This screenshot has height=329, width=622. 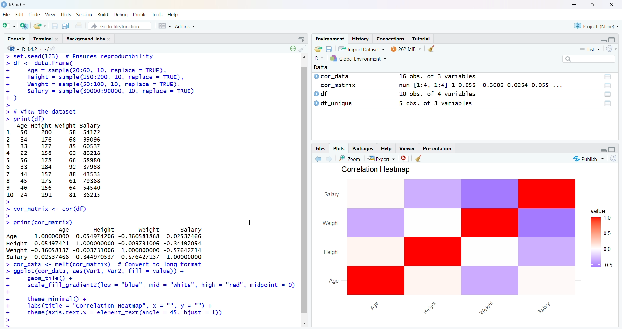 What do you see at coordinates (334, 282) in the screenshot?
I see `Age` at bounding box center [334, 282].